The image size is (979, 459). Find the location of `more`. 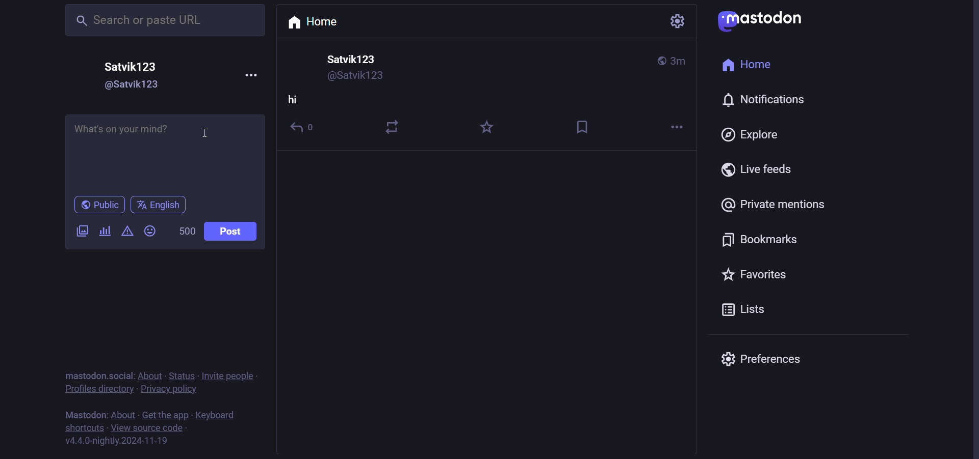

more is located at coordinates (250, 73).